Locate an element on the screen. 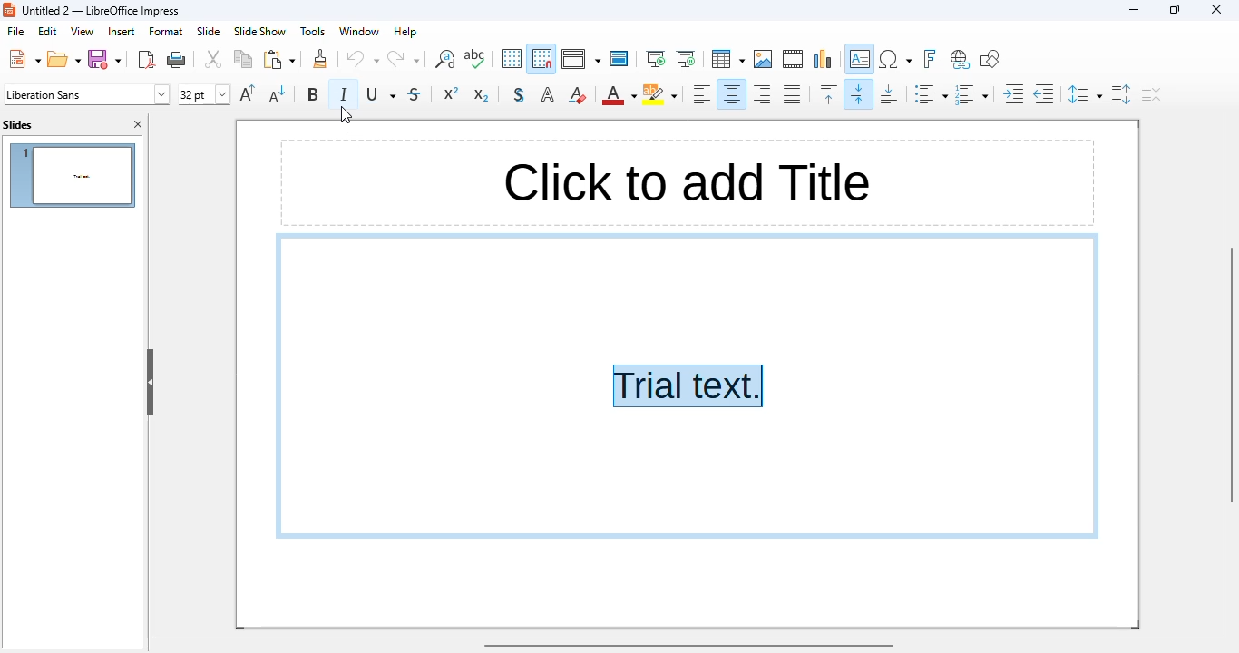  slide 1 is located at coordinates (72, 175).